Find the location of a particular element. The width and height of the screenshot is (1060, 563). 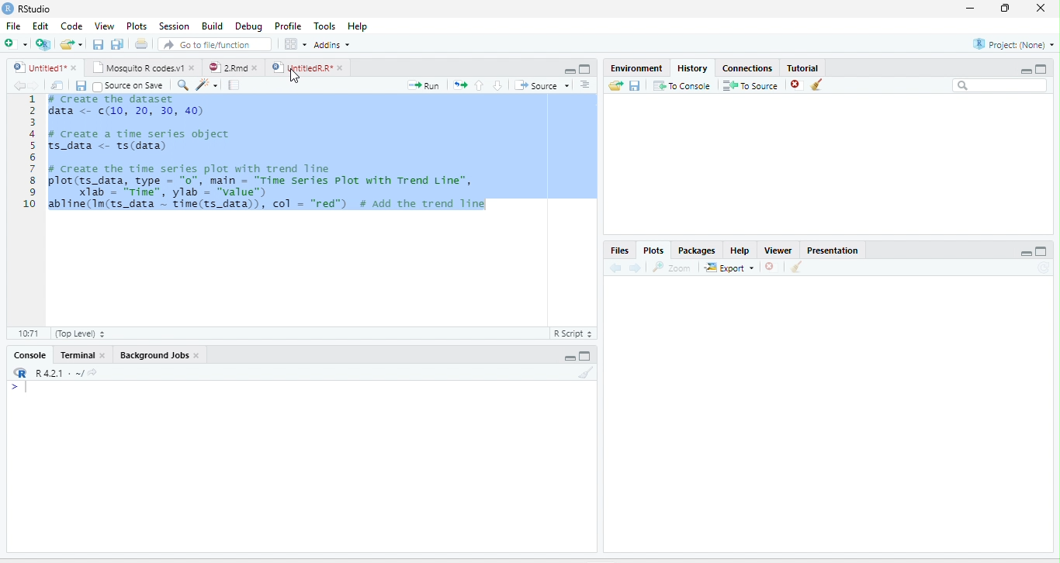

2.Rmd is located at coordinates (226, 67).